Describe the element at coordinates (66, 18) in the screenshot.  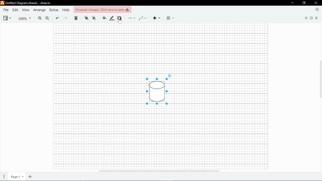
I see `Redo` at that location.